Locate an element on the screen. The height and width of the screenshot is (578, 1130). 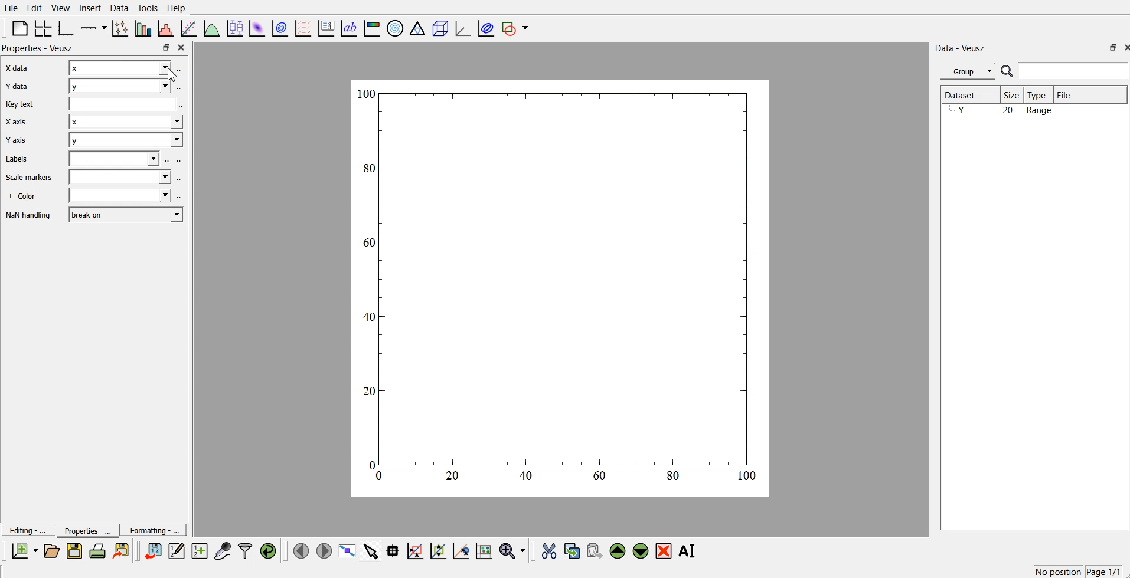
Move to next page is located at coordinates (324, 550).